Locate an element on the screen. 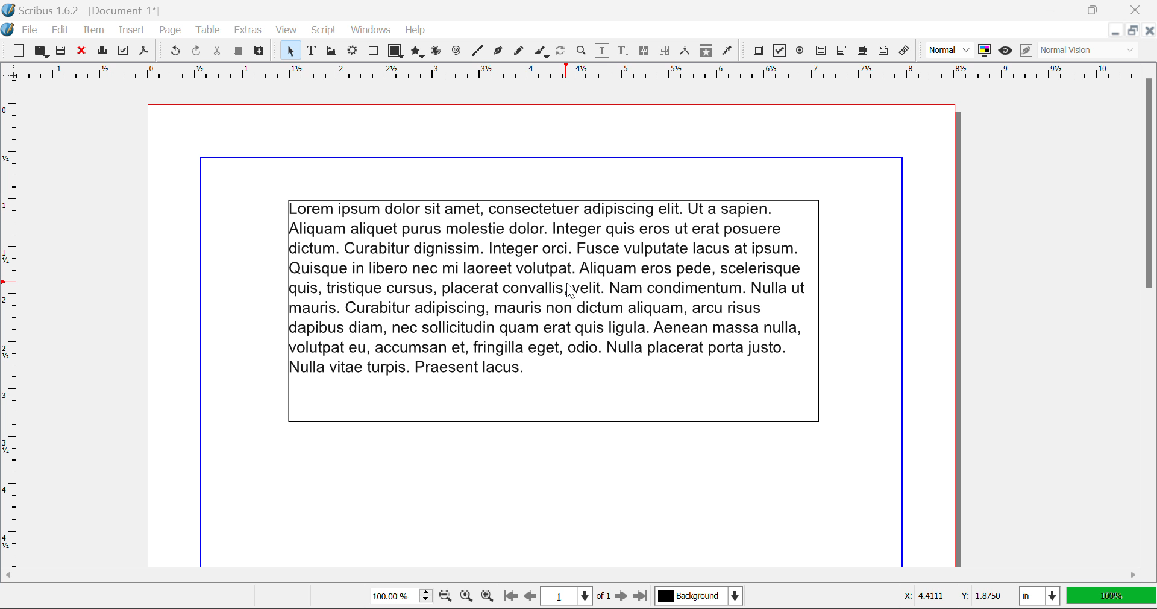 The image size is (1157, 609). Minimize is located at coordinates (1093, 8).